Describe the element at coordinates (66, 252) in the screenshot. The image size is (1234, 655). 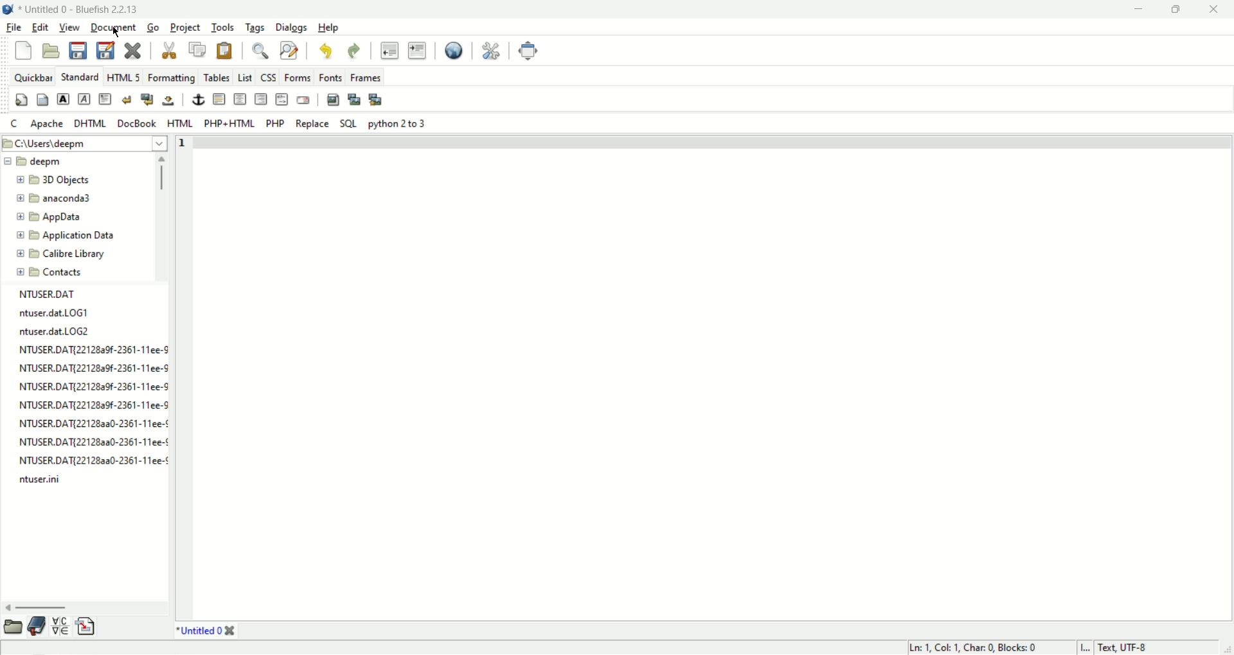
I see `folder name` at that location.